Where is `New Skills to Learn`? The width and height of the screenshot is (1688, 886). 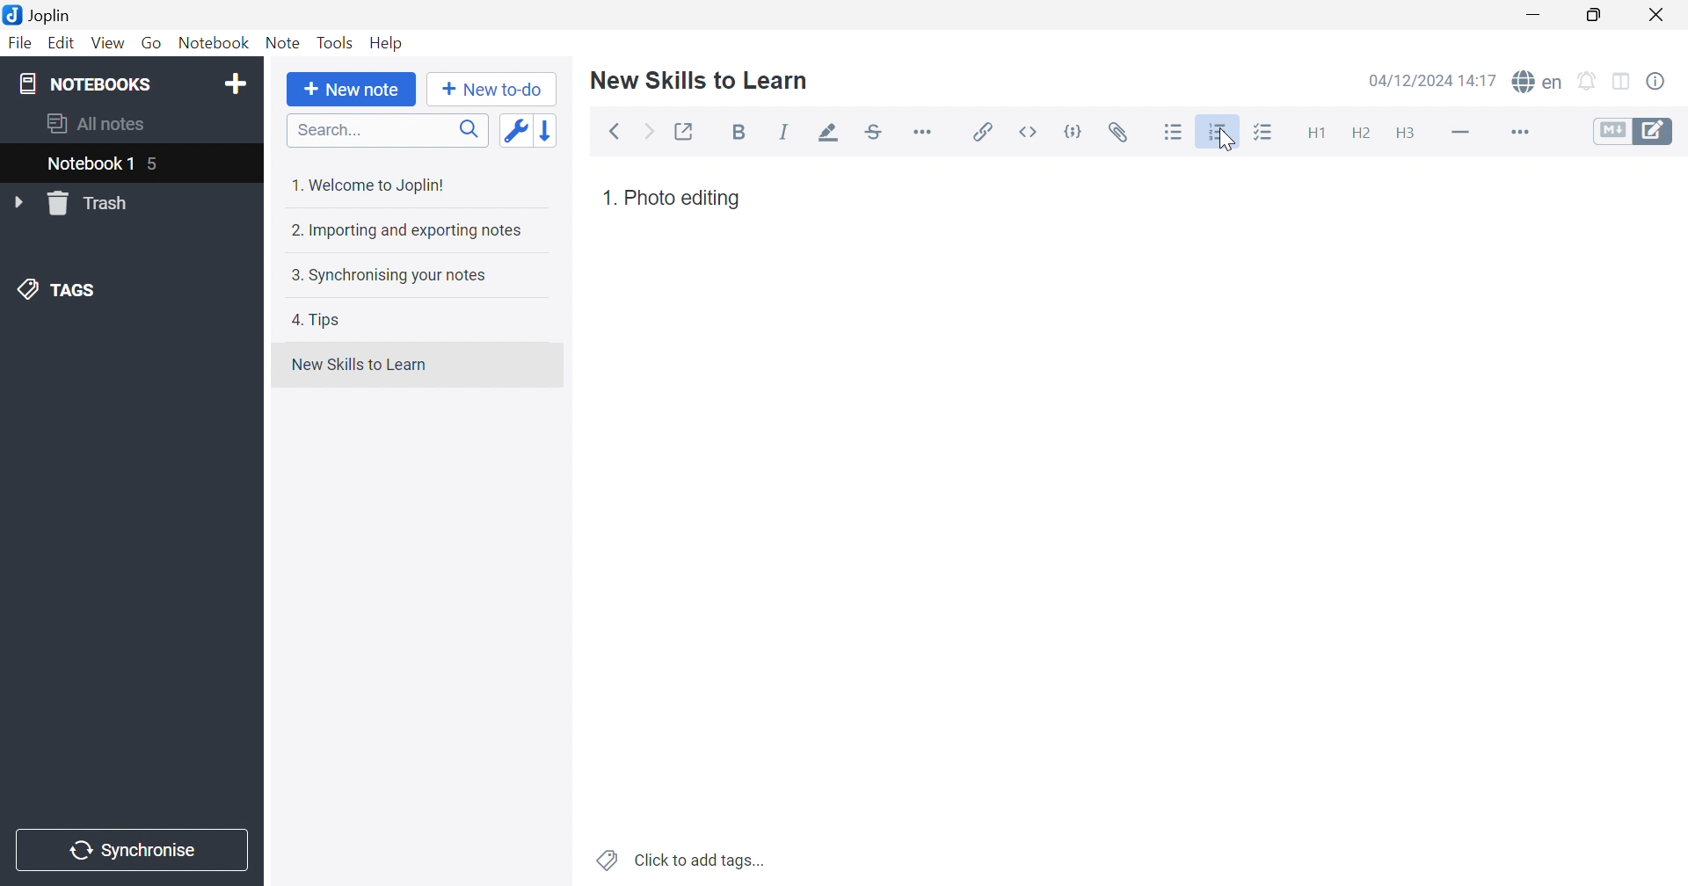 New Skills to Learn is located at coordinates (700, 79).